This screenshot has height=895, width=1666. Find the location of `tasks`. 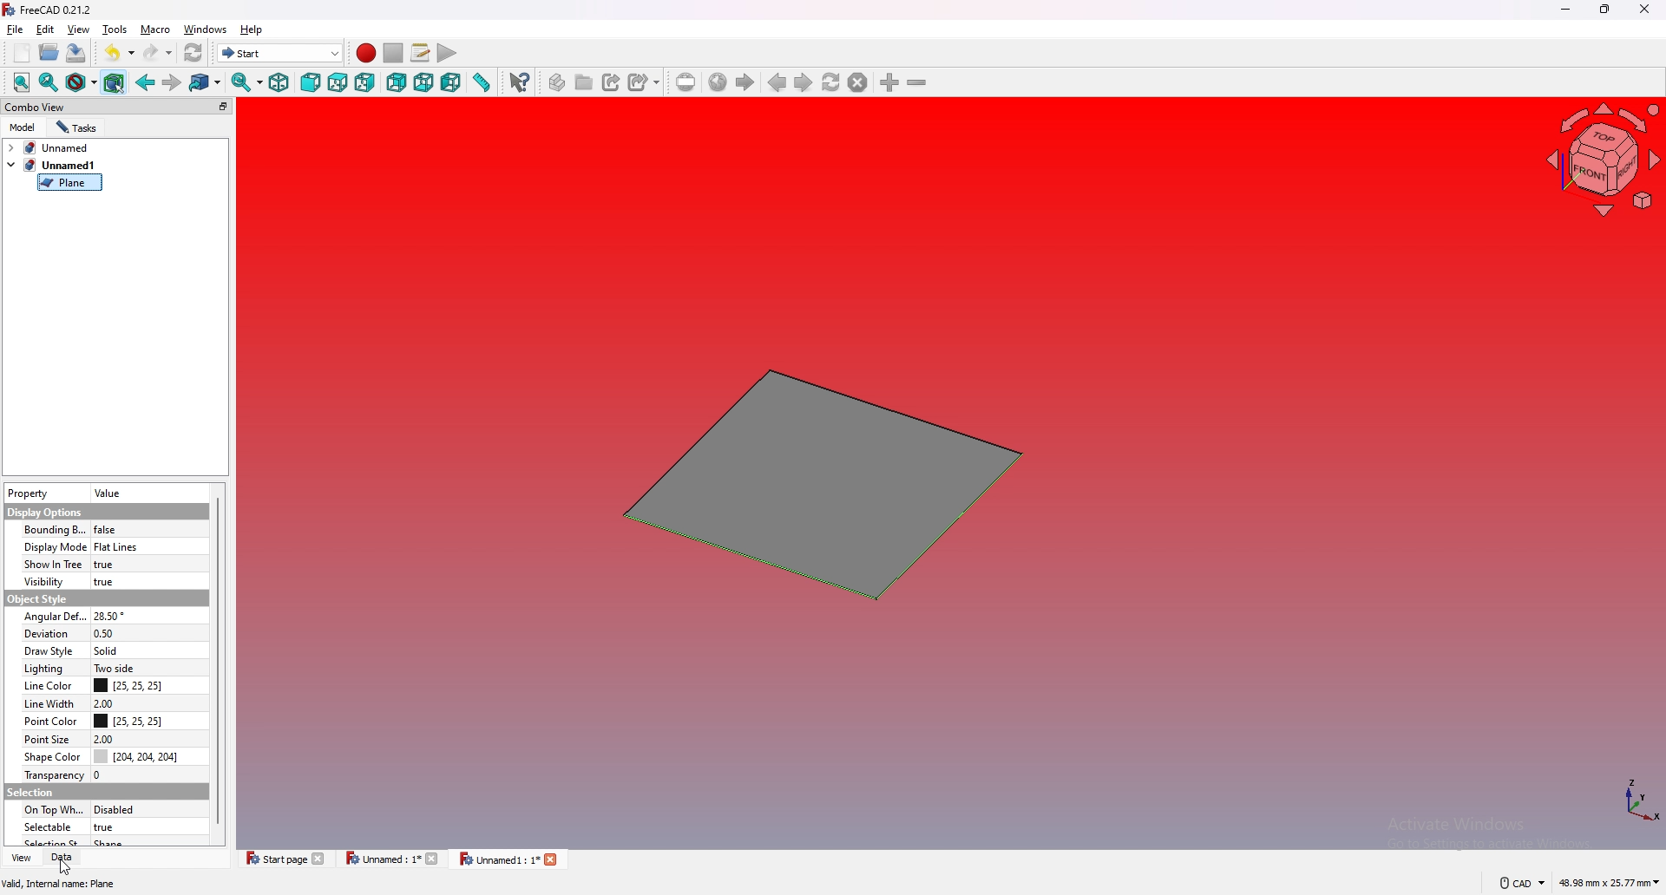

tasks is located at coordinates (77, 127).